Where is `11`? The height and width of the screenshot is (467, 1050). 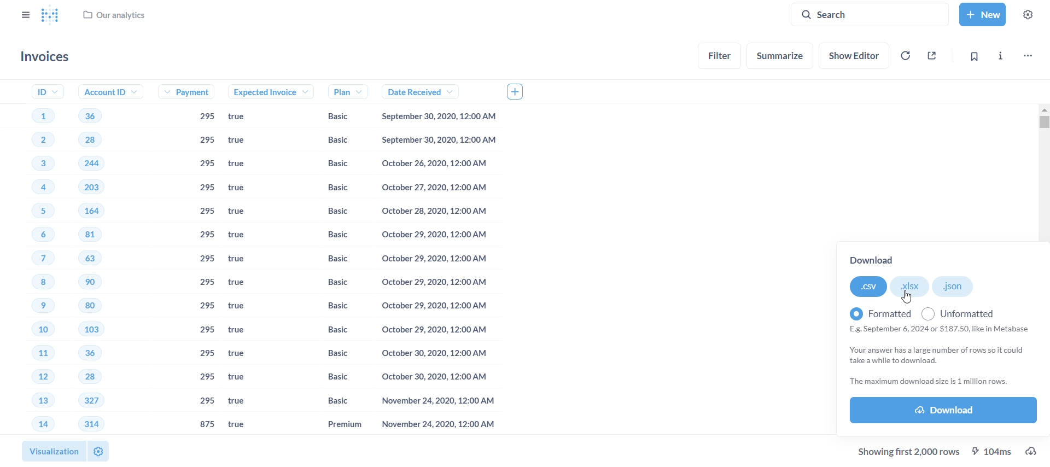 11 is located at coordinates (33, 354).